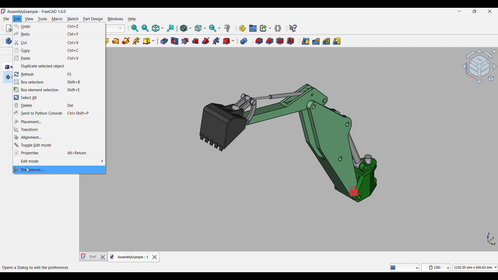 This screenshot has width=498, height=280. Describe the element at coordinates (280, 41) in the screenshot. I see `Draft` at that location.